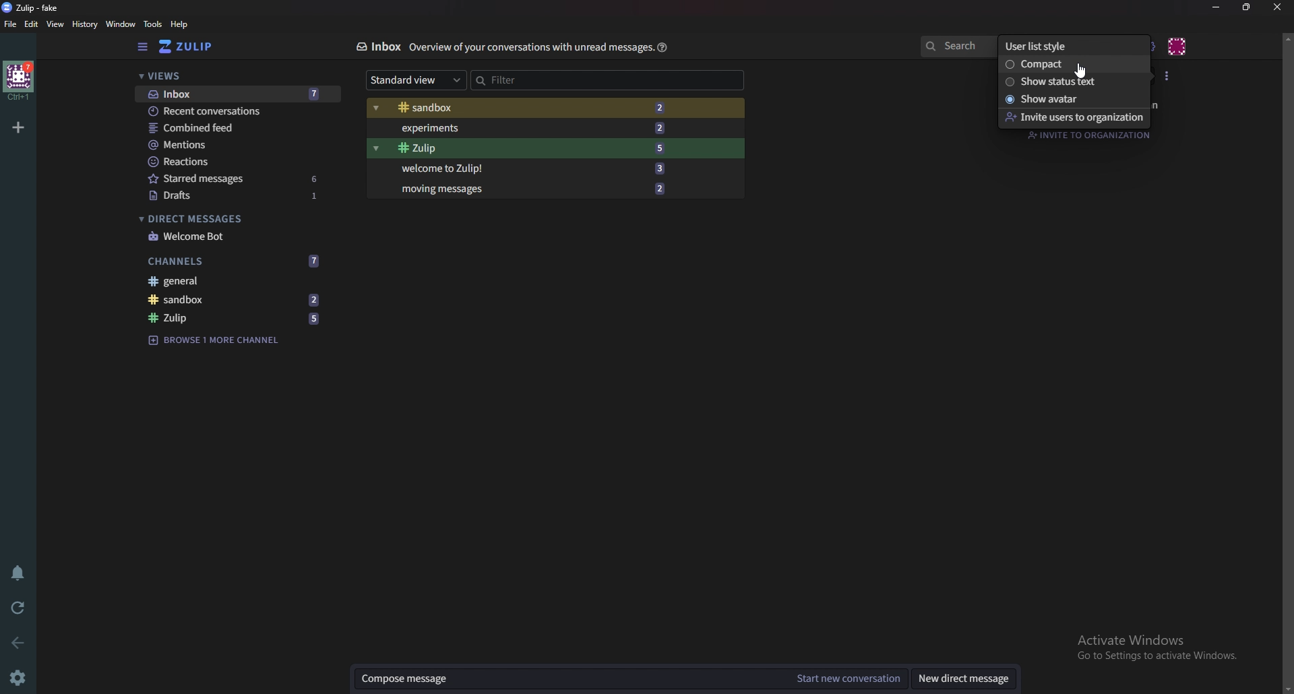 This screenshot has width=1294, height=694. What do you see at coordinates (571, 679) in the screenshot?
I see `Compose message` at bounding box center [571, 679].